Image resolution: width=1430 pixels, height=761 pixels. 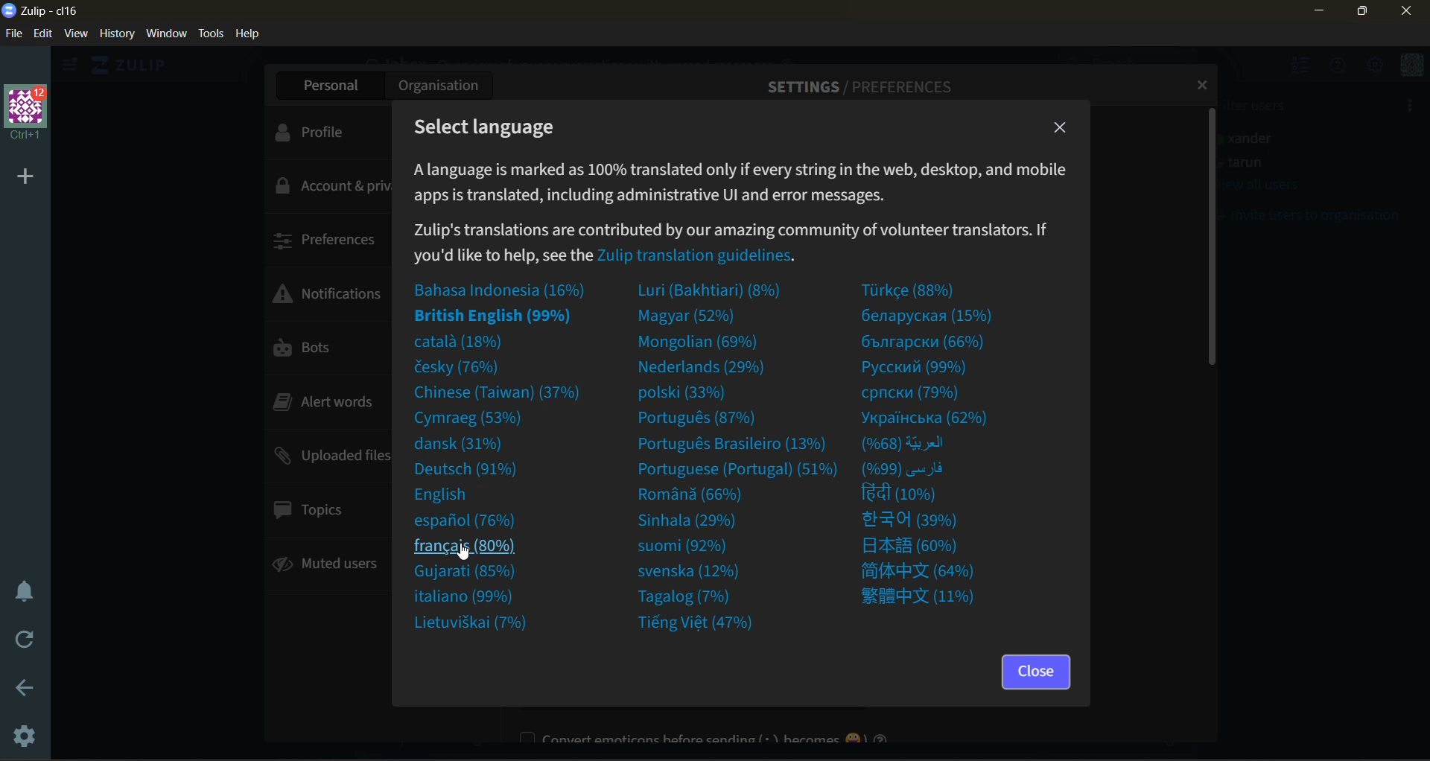 I want to click on hide user list, so click(x=1287, y=69).